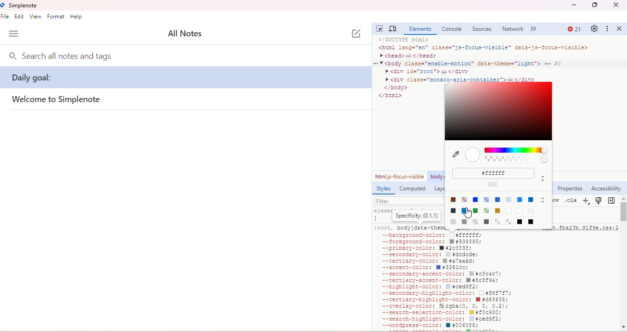 This screenshot has width=627, height=332. What do you see at coordinates (424, 268) in the screenshot?
I see `accent color` at bounding box center [424, 268].